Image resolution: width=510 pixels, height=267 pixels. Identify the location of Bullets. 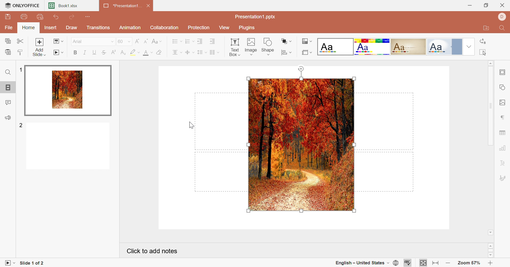
(177, 41).